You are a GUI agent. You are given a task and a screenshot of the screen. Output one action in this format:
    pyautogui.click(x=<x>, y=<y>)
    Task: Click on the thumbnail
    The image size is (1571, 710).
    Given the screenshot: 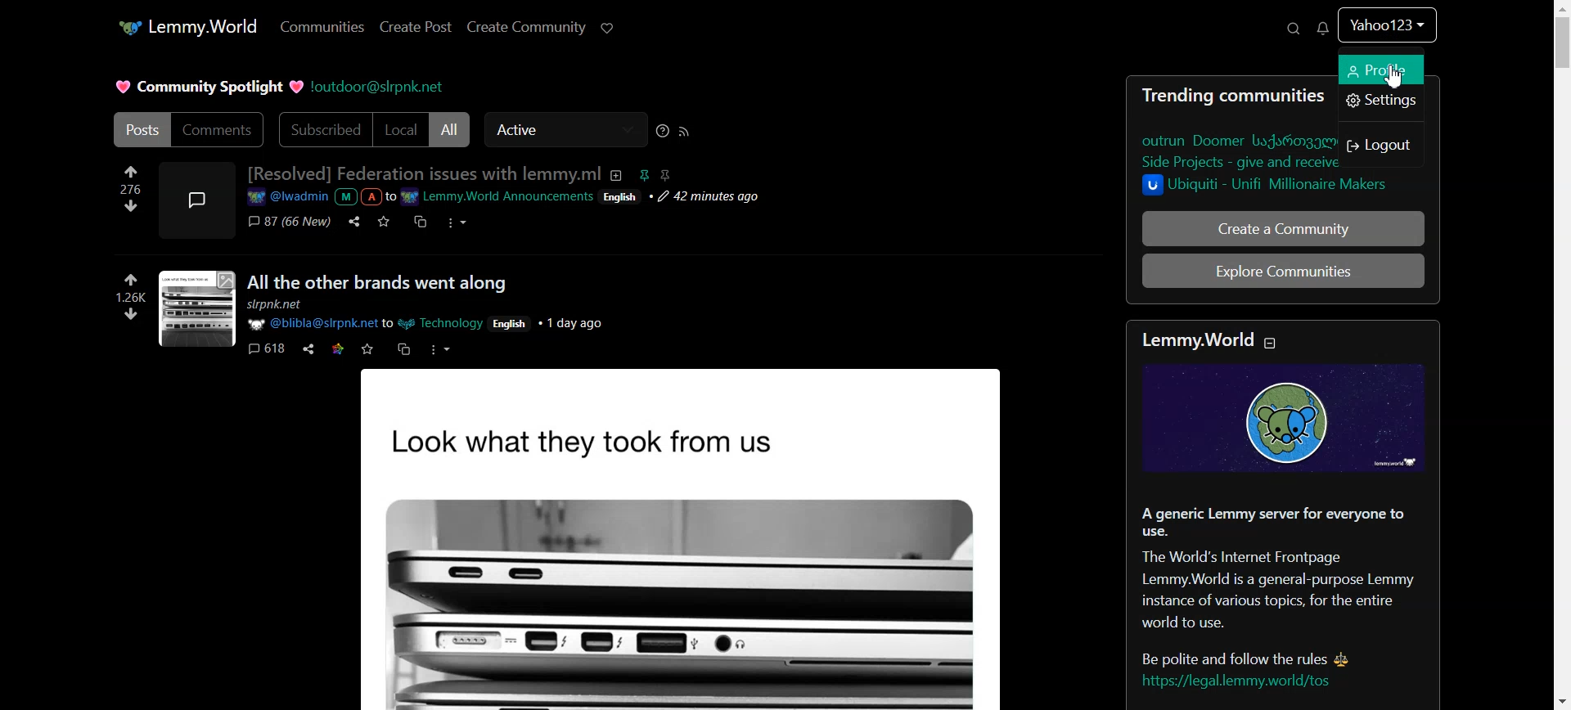 What is the action you would take?
    pyautogui.click(x=196, y=199)
    